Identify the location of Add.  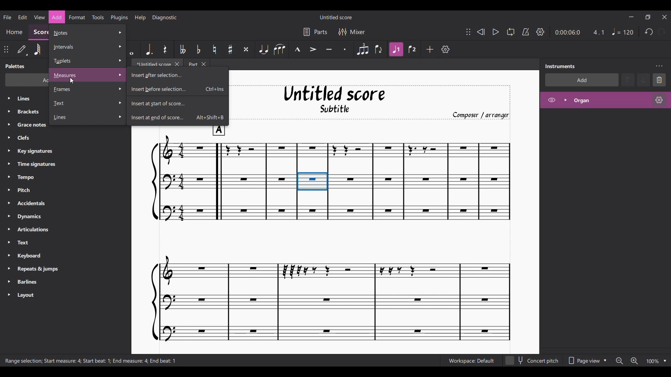
(430, 49).